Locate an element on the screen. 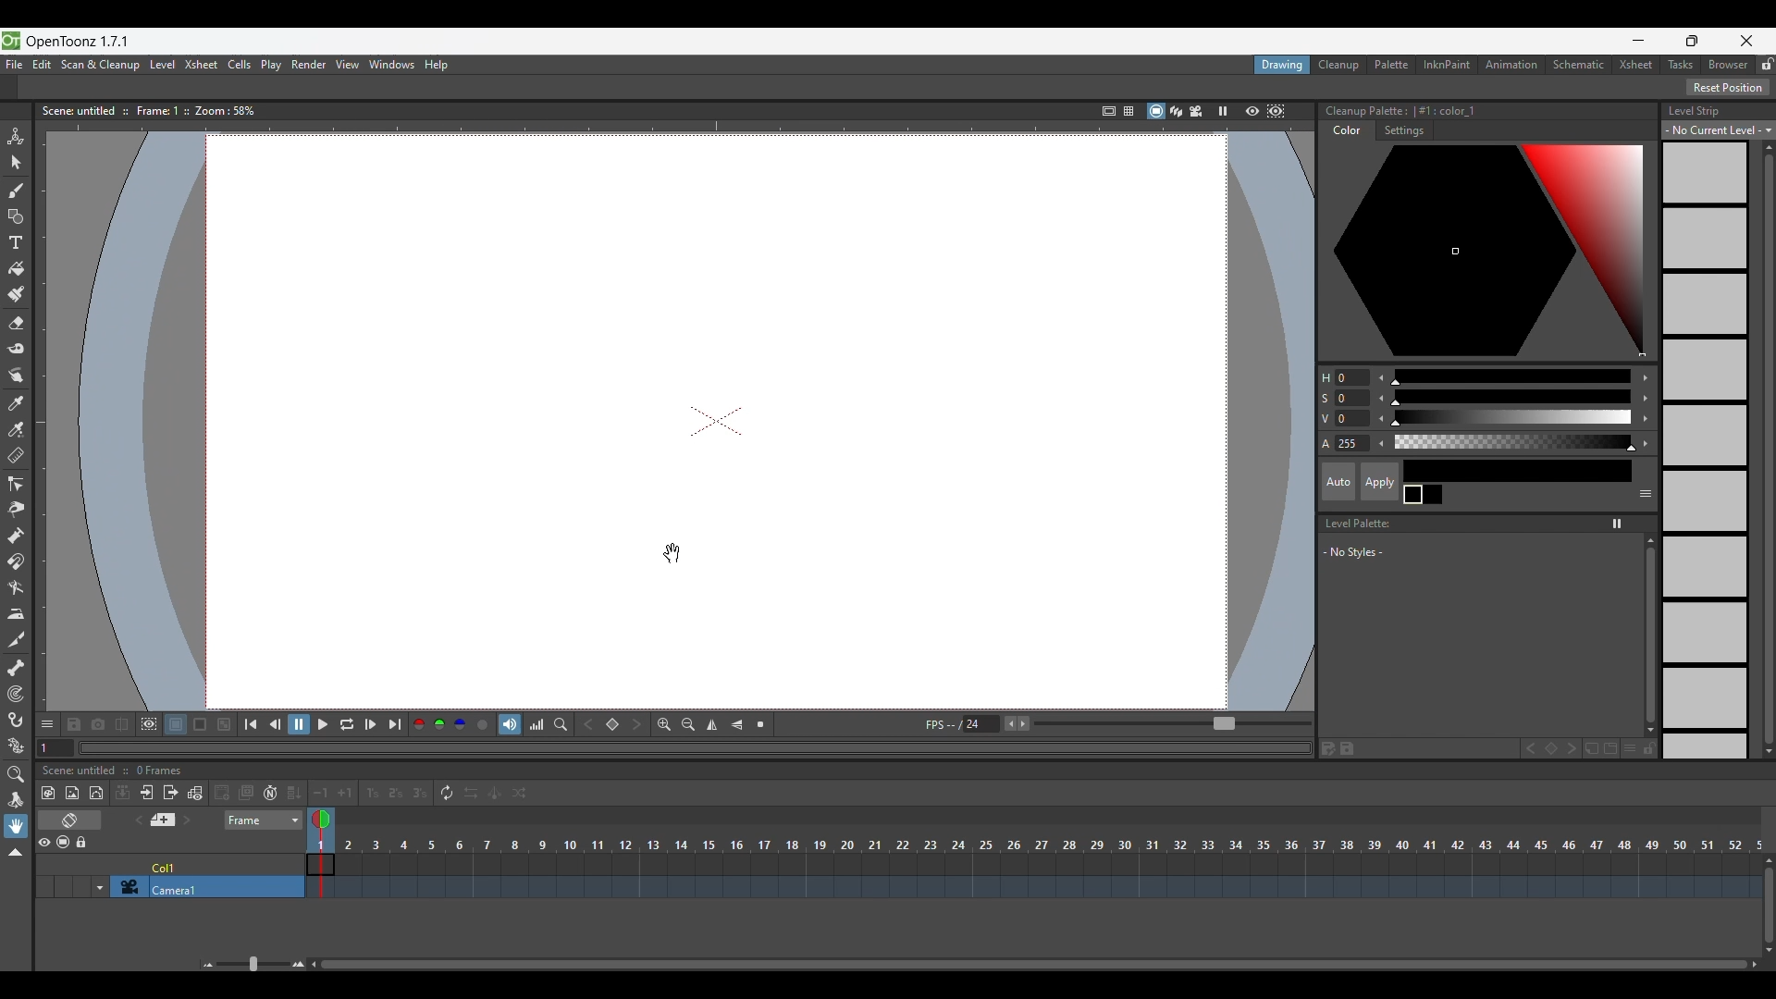  Close sub Xsheet is located at coordinates (170, 793).